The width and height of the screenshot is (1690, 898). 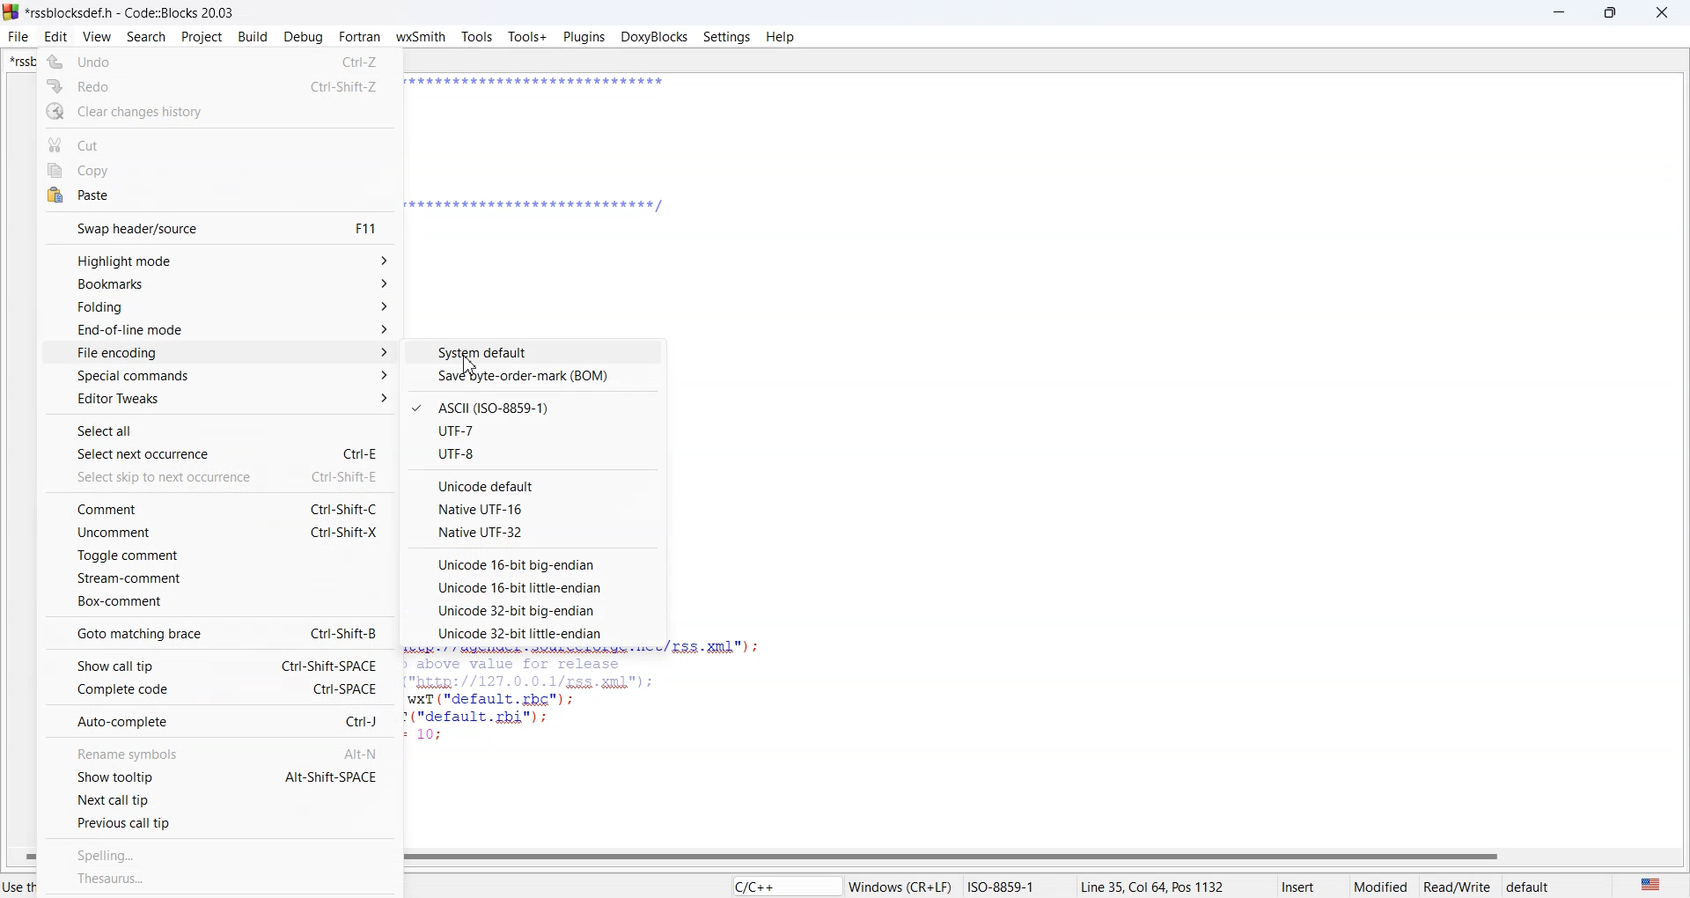 I want to click on Next call tip, so click(x=218, y=798).